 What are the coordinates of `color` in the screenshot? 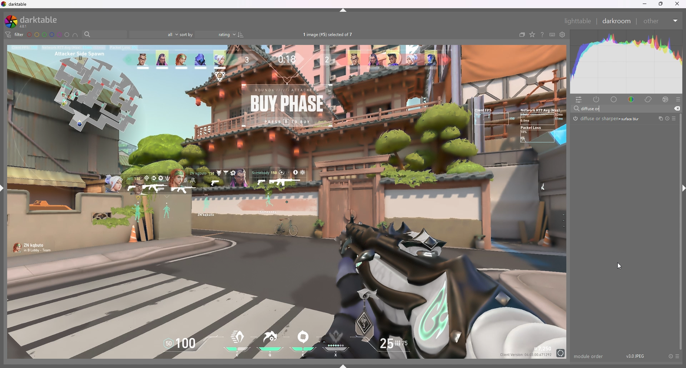 It's located at (632, 99).